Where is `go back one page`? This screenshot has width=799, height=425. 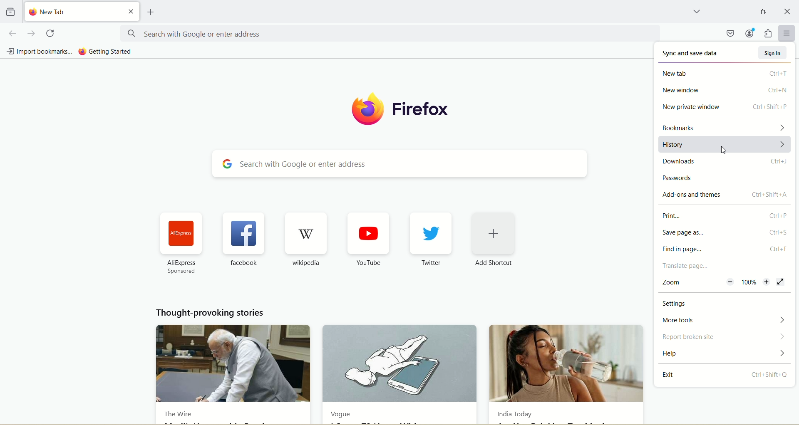 go back one page is located at coordinates (13, 33).